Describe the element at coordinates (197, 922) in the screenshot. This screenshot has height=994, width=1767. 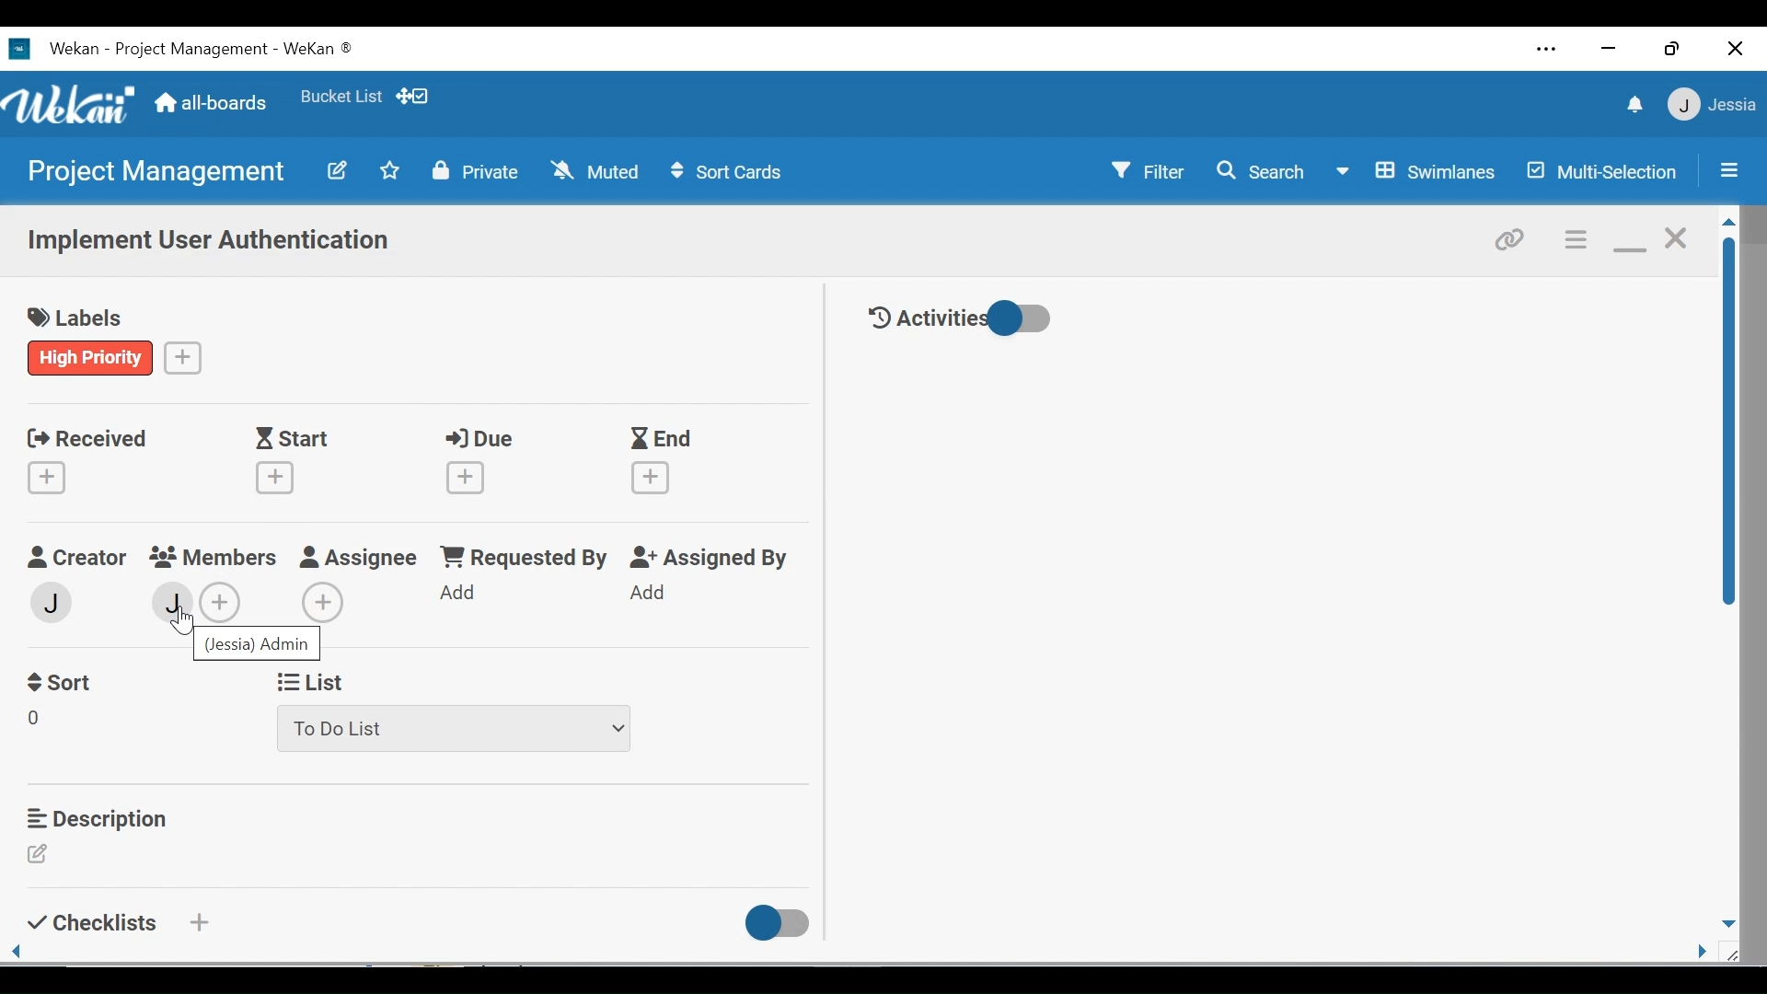
I see `add` at that location.